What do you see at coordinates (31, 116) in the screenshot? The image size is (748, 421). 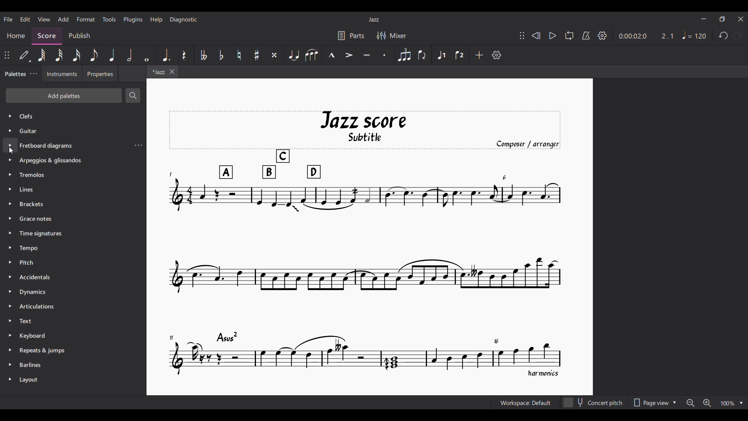 I see `Palette options` at bounding box center [31, 116].